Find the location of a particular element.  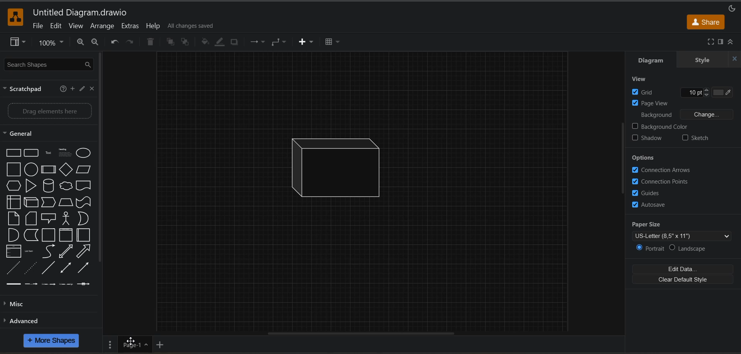

add is located at coordinates (71, 89).